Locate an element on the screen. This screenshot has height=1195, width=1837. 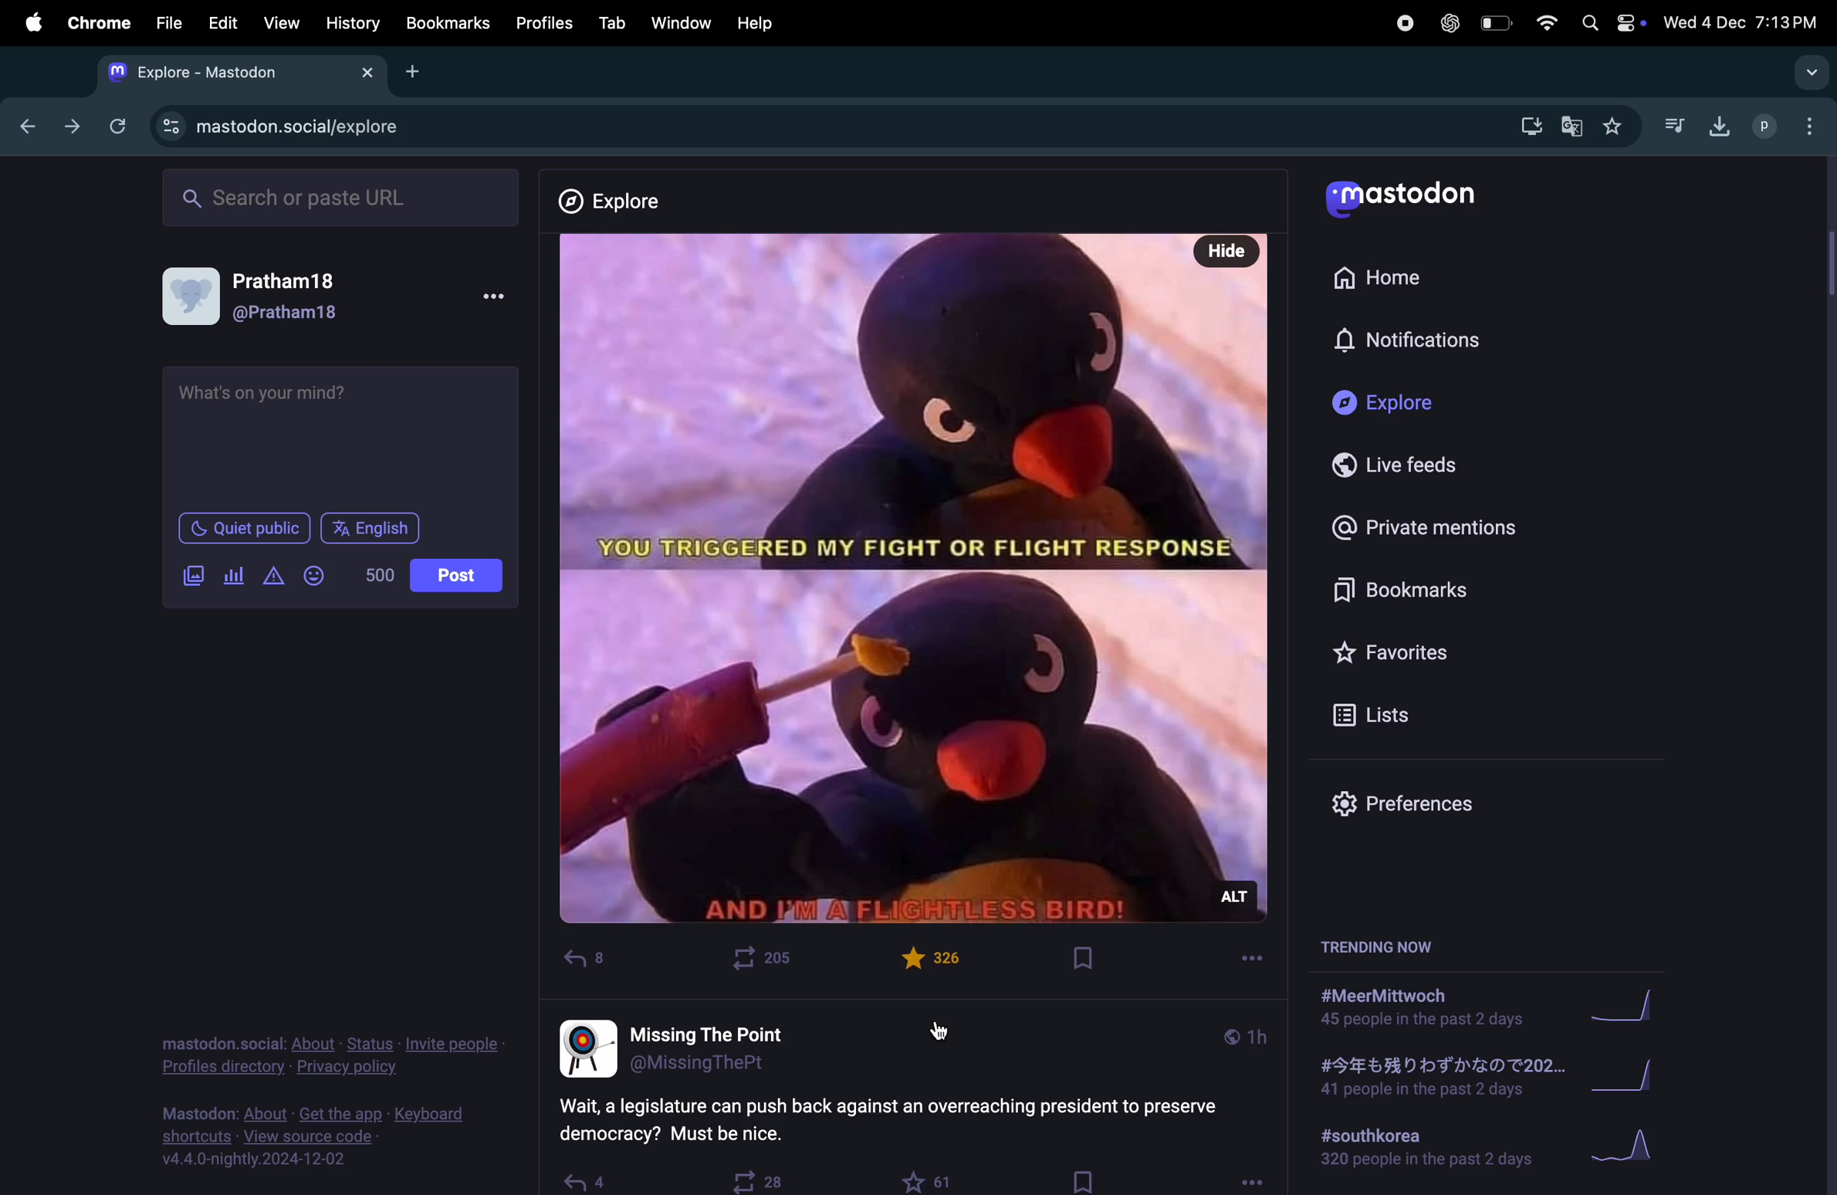
boost is located at coordinates (764, 1177).